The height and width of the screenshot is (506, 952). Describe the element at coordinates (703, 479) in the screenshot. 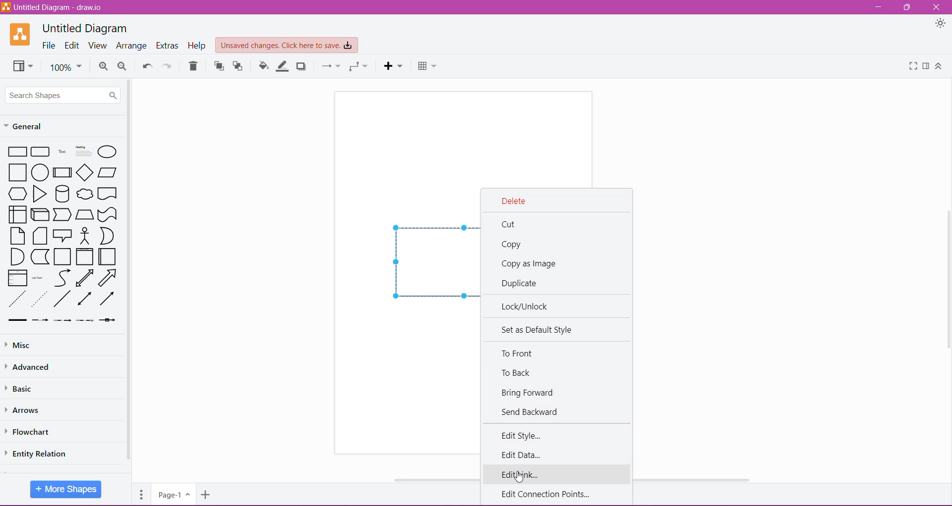

I see `Horizontal Scroll Bar` at that location.